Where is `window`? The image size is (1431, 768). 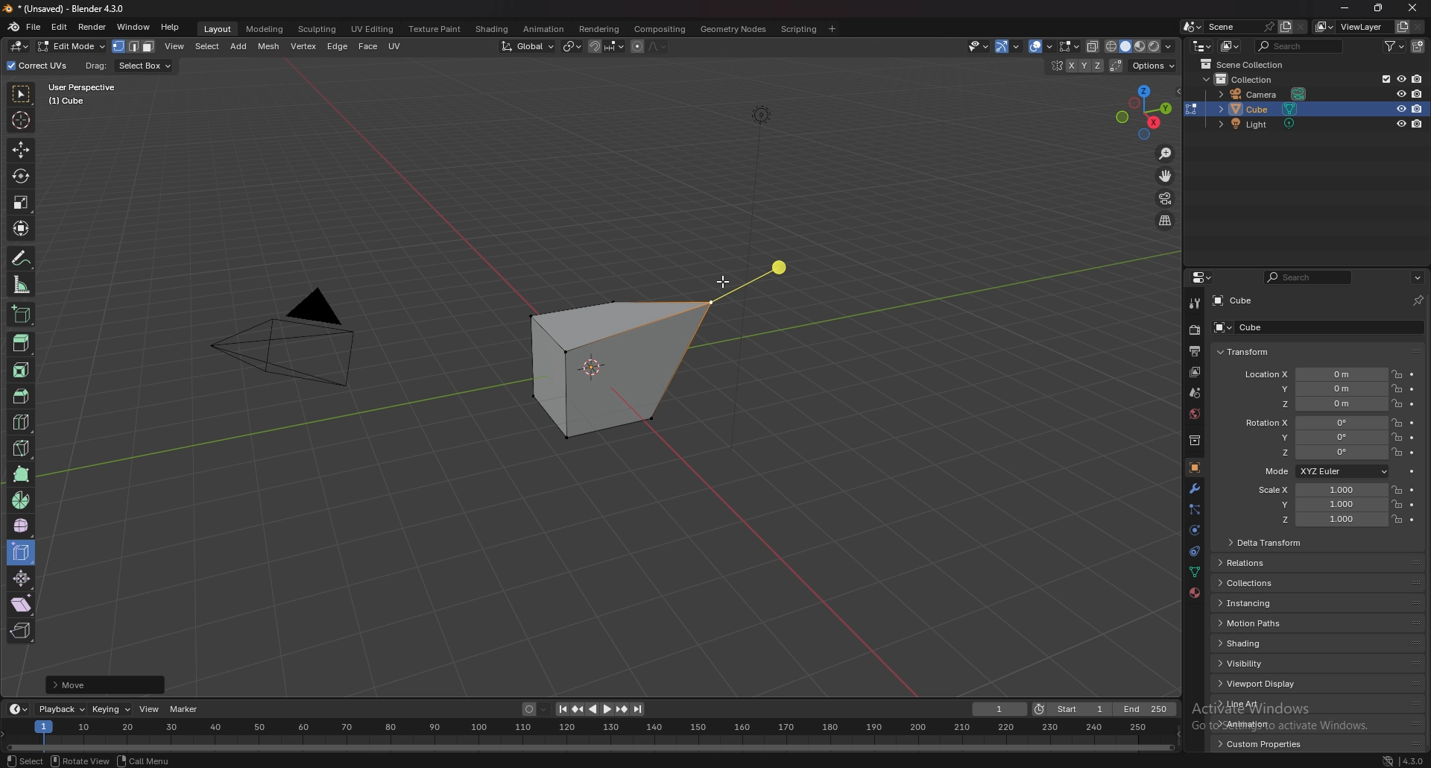 window is located at coordinates (133, 27).